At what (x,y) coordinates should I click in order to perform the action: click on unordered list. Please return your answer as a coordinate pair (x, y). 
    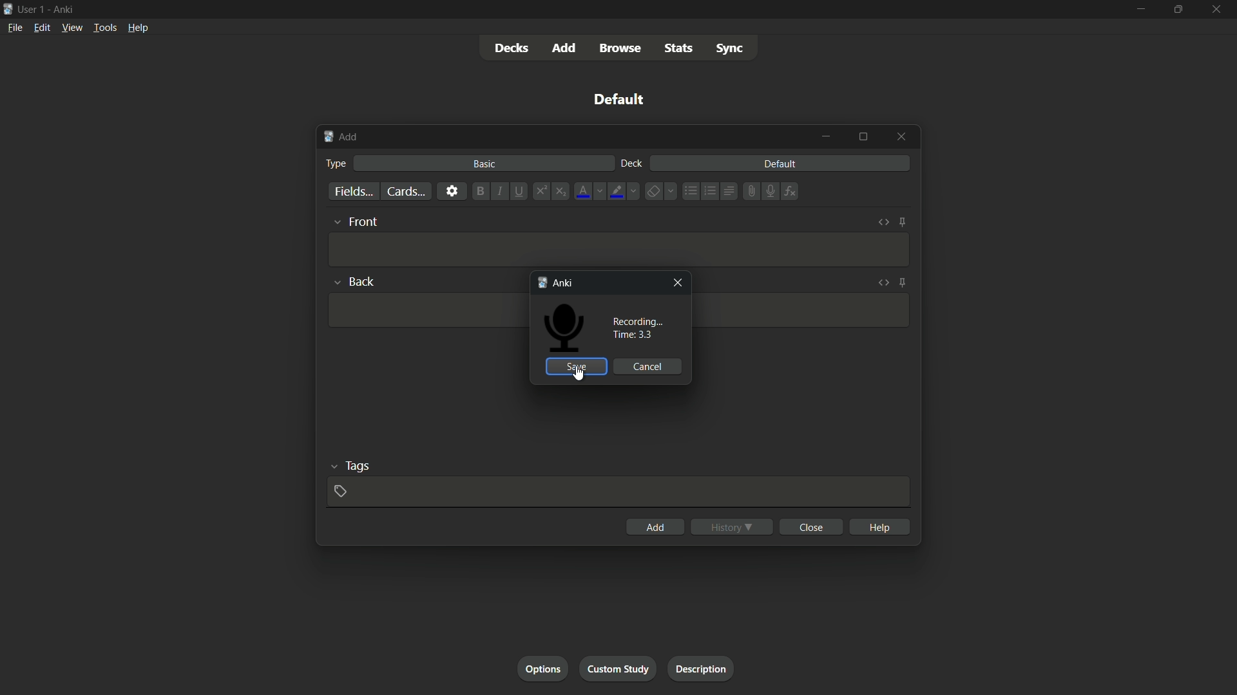
    Looking at the image, I should click on (690, 191).